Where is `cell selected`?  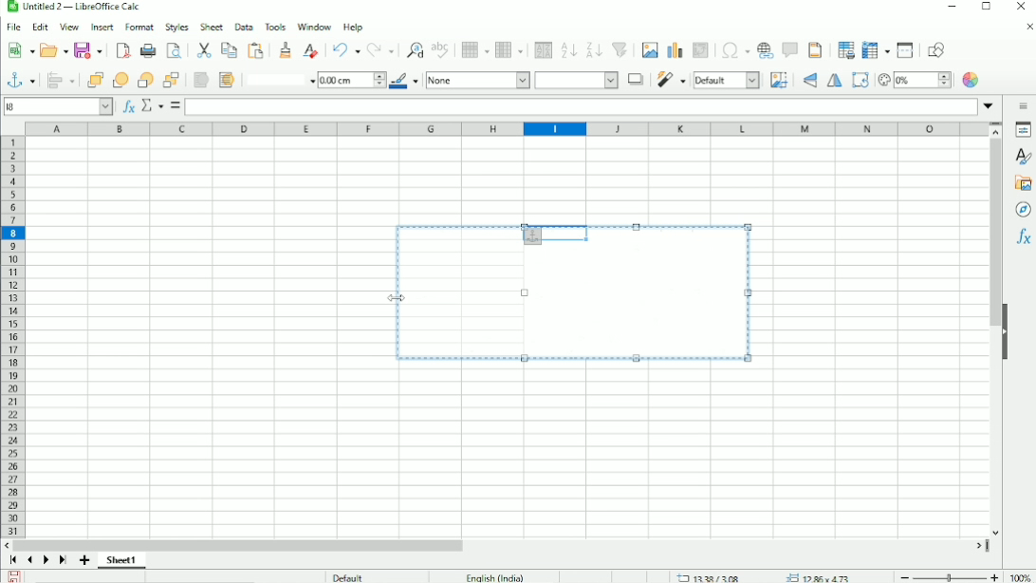 cell selected is located at coordinates (547, 232).